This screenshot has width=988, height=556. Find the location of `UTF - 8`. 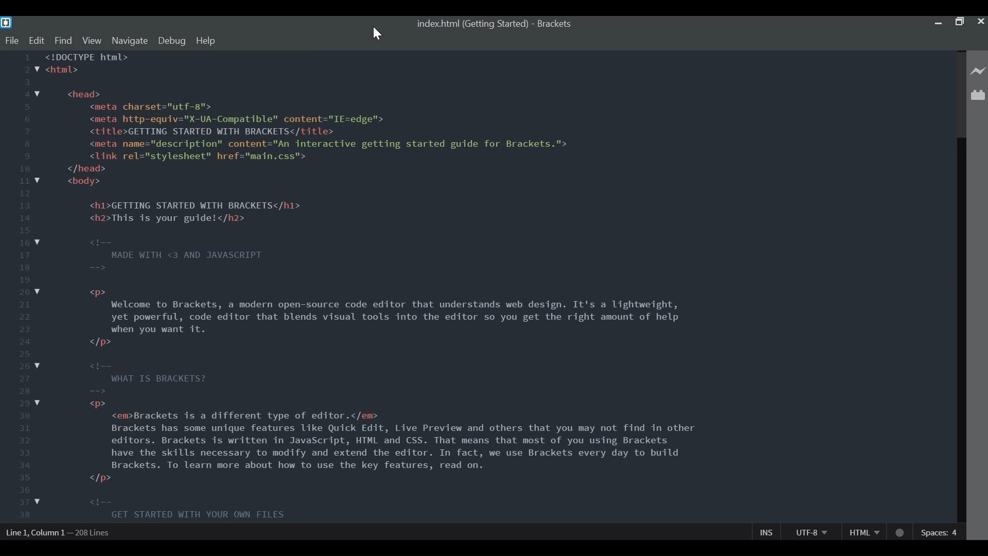

UTF - 8 is located at coordinates (810, 531).